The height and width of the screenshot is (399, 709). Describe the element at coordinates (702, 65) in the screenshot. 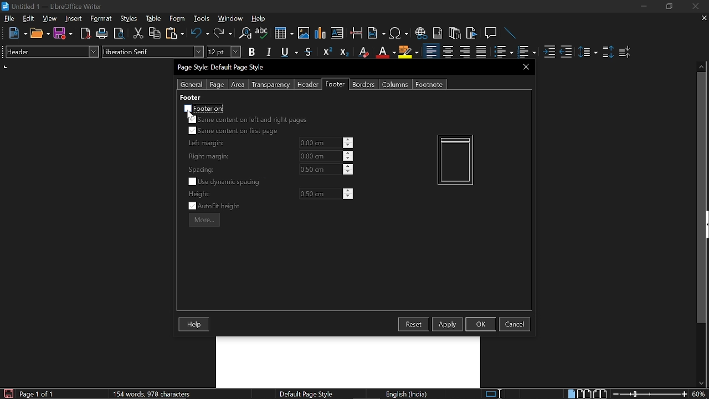

I see `Move up` at that location.